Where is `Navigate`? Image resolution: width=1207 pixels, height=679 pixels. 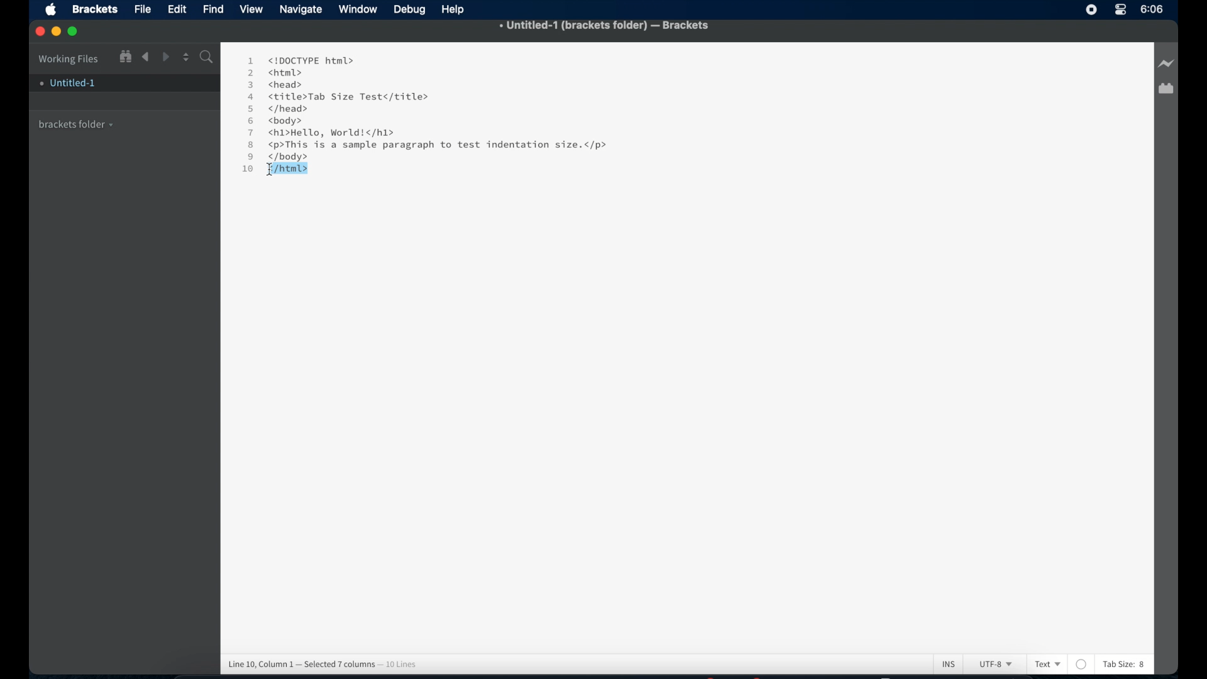
Navigate is located at coordinates (301, 11).